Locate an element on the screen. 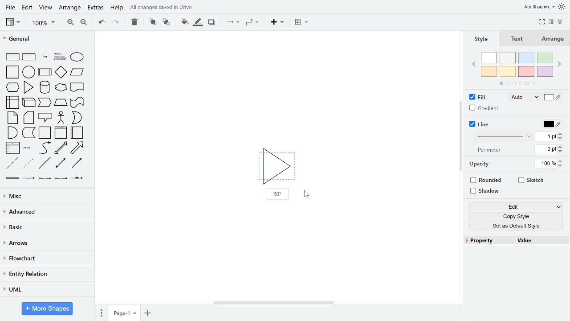  decrease opacity is located at coordinates (562, 166).